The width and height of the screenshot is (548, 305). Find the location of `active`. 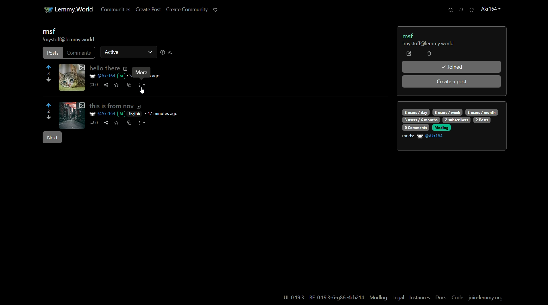

active is located at coordinates (112, 52).